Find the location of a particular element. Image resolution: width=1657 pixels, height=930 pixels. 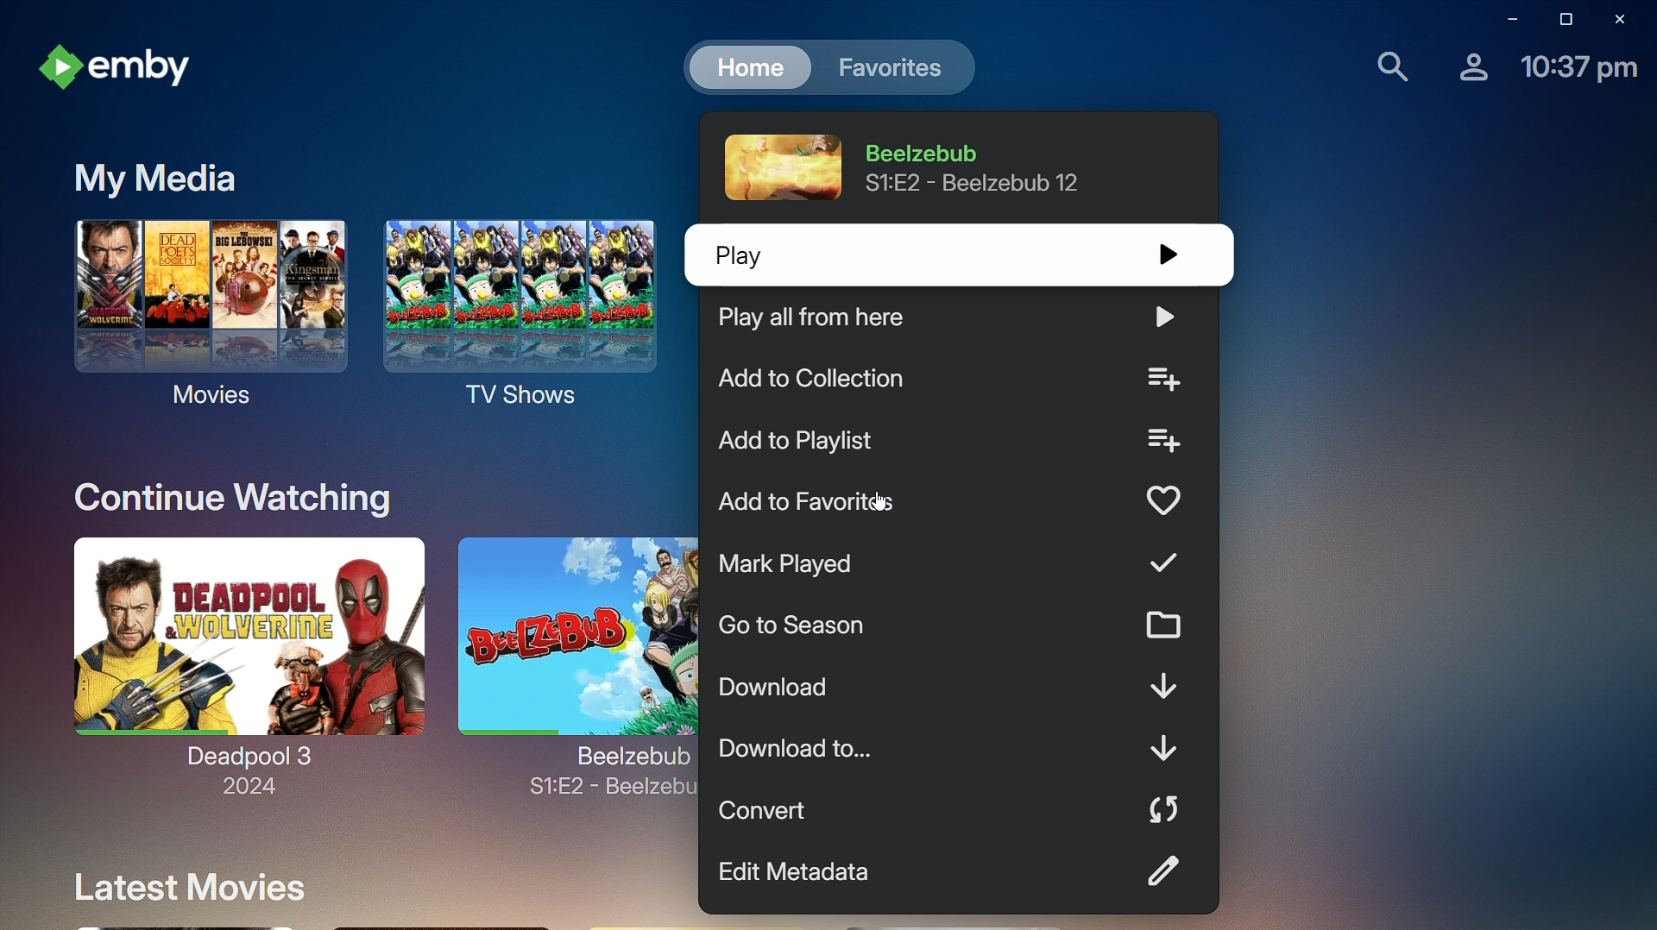

Favorites is located at coordinates (886, 67).